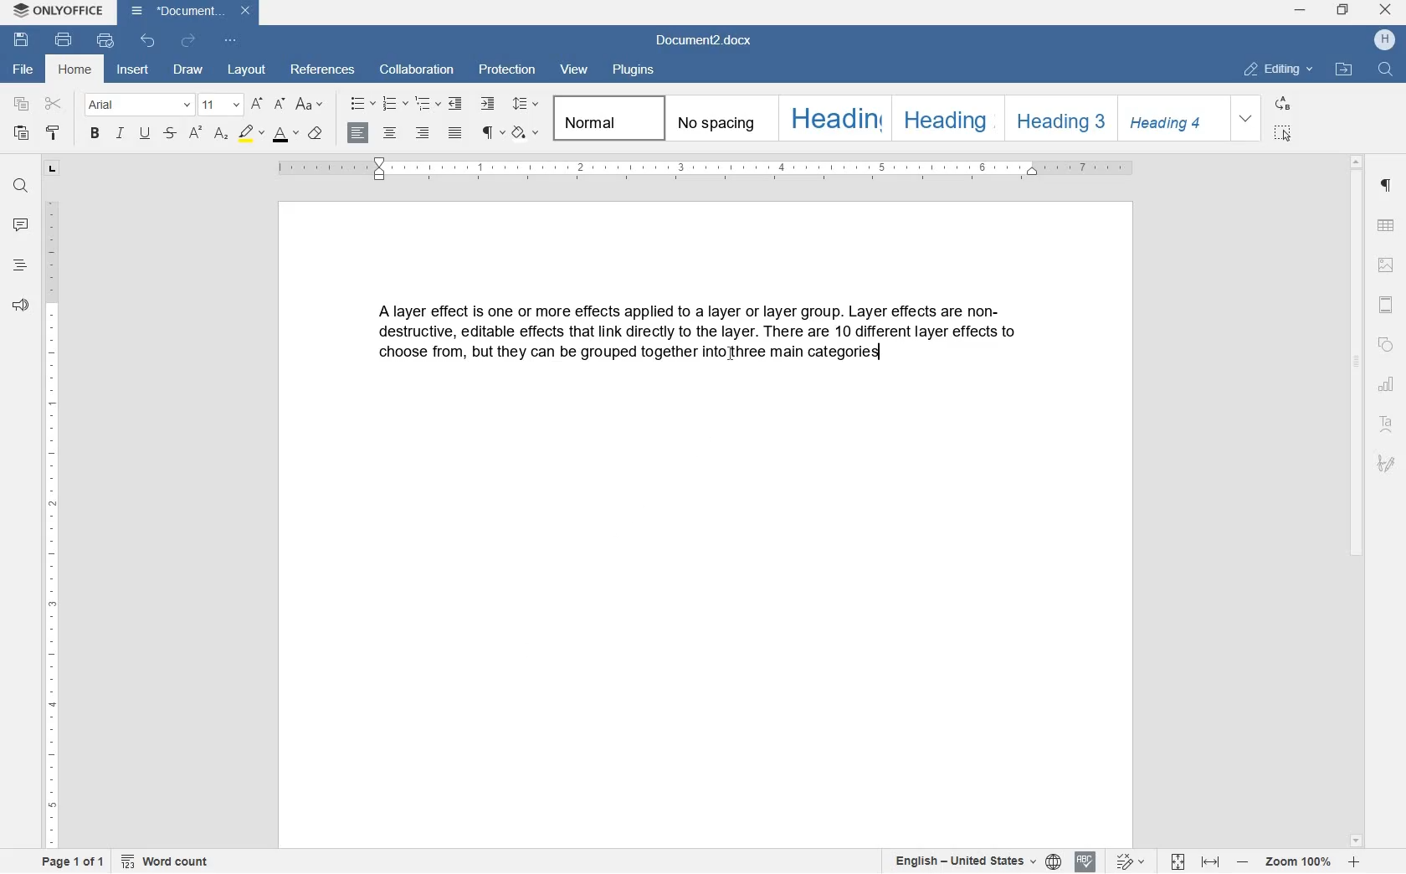 The width and height of the screenshot is (1406, 874). Describe the element at coordinates (136, 105) in the screenshot. I see `font name` at that location.